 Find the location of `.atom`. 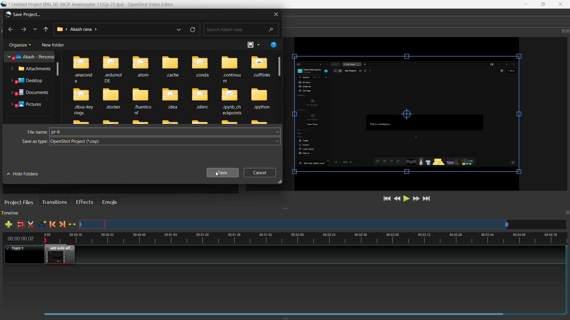

.atom is located at coordinates (142, 68).